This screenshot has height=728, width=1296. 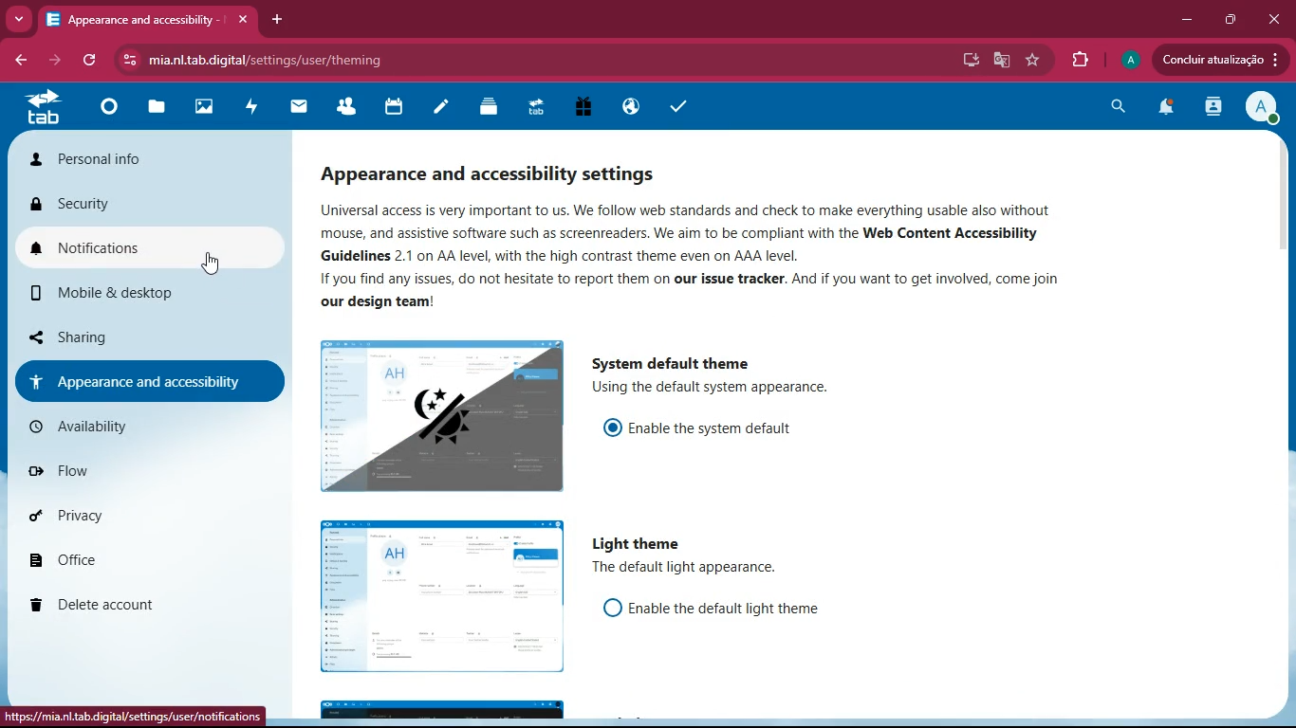 I want to click on activity, so click(x=252, y=112).